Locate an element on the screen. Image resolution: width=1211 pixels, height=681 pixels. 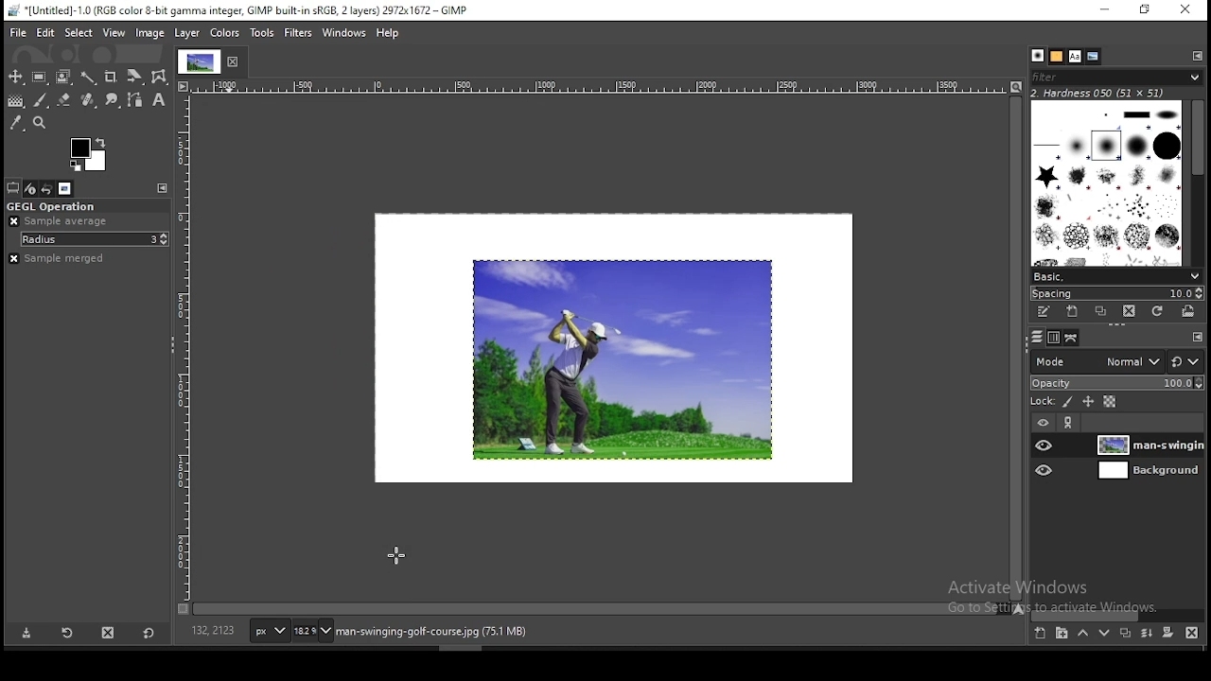
paths is located at coordinates (1075, 339).